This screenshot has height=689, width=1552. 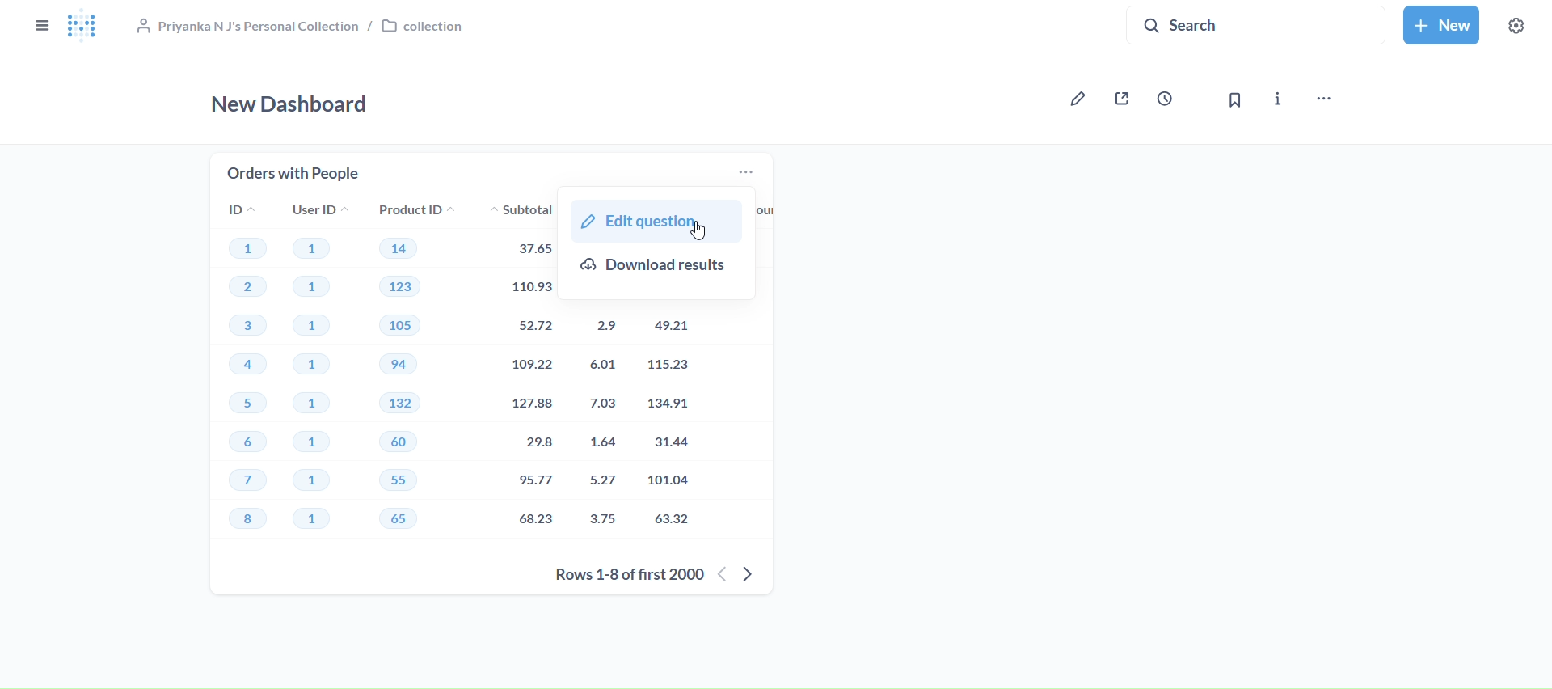 What do you see at coordinates (415, 374) in the screenshot?
I see `product ID's` at bounding box center [415, 374].